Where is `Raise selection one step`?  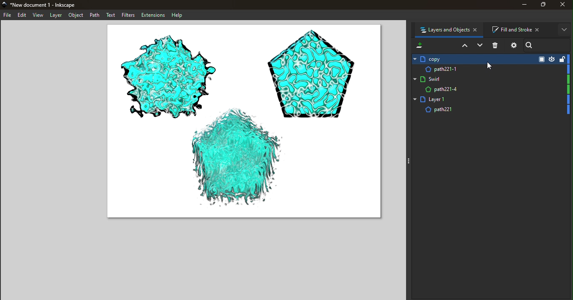 Raise selection one step is located at coordinates (464, 46).